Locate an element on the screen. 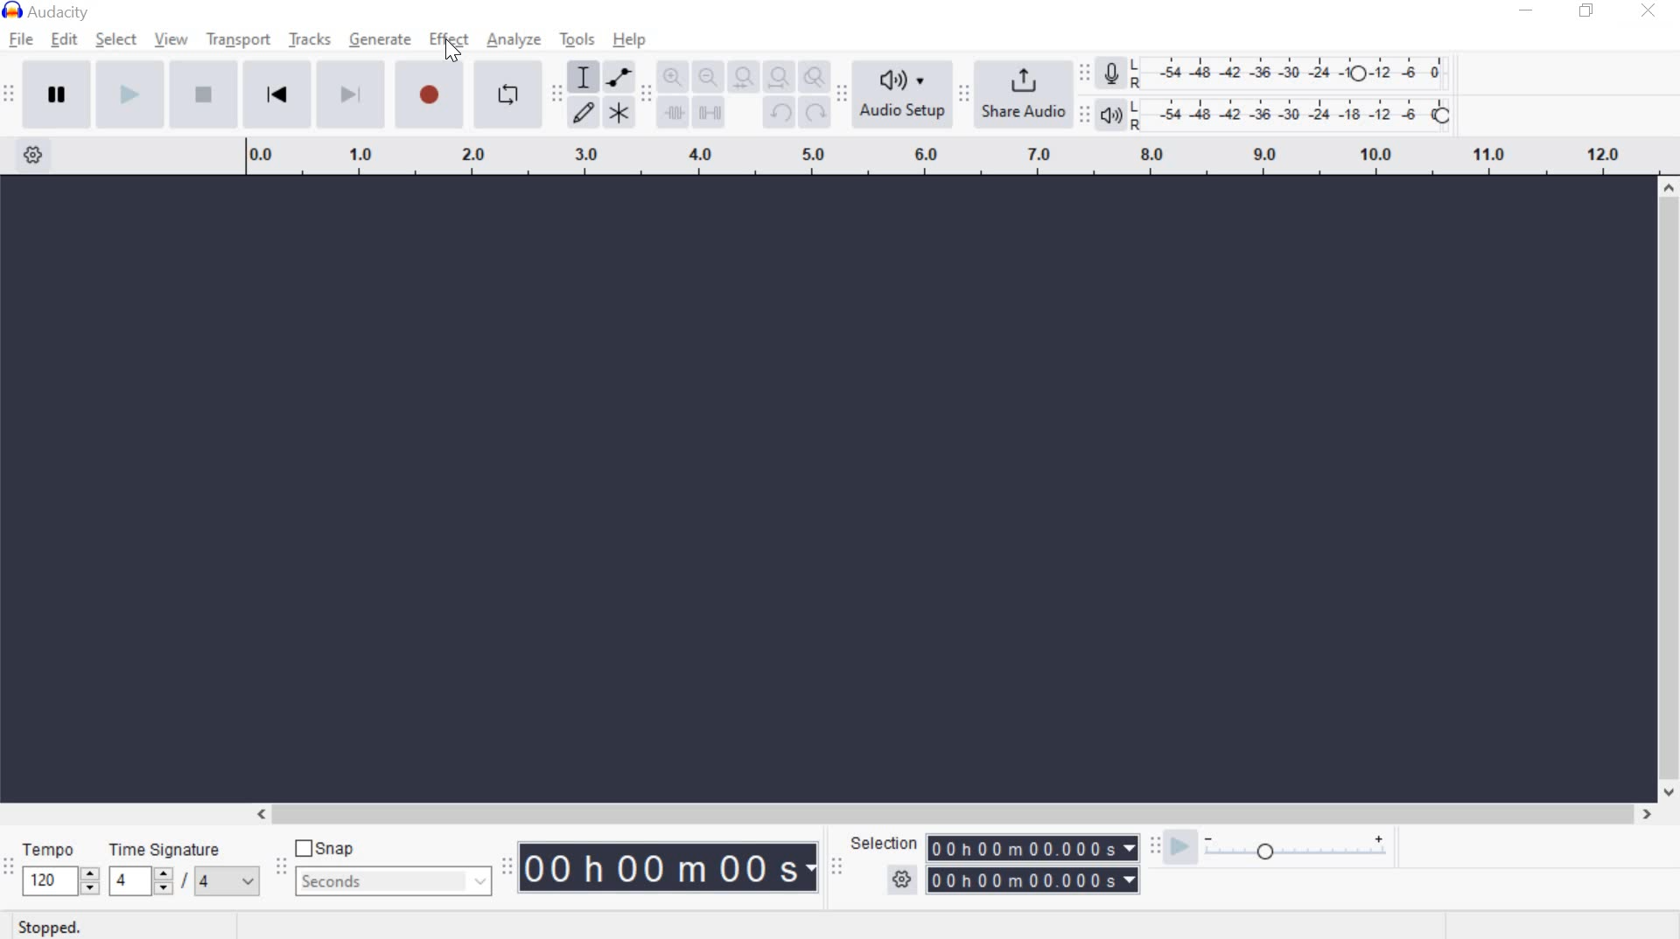  Multi-Tool is located at coordinates (620, 113).